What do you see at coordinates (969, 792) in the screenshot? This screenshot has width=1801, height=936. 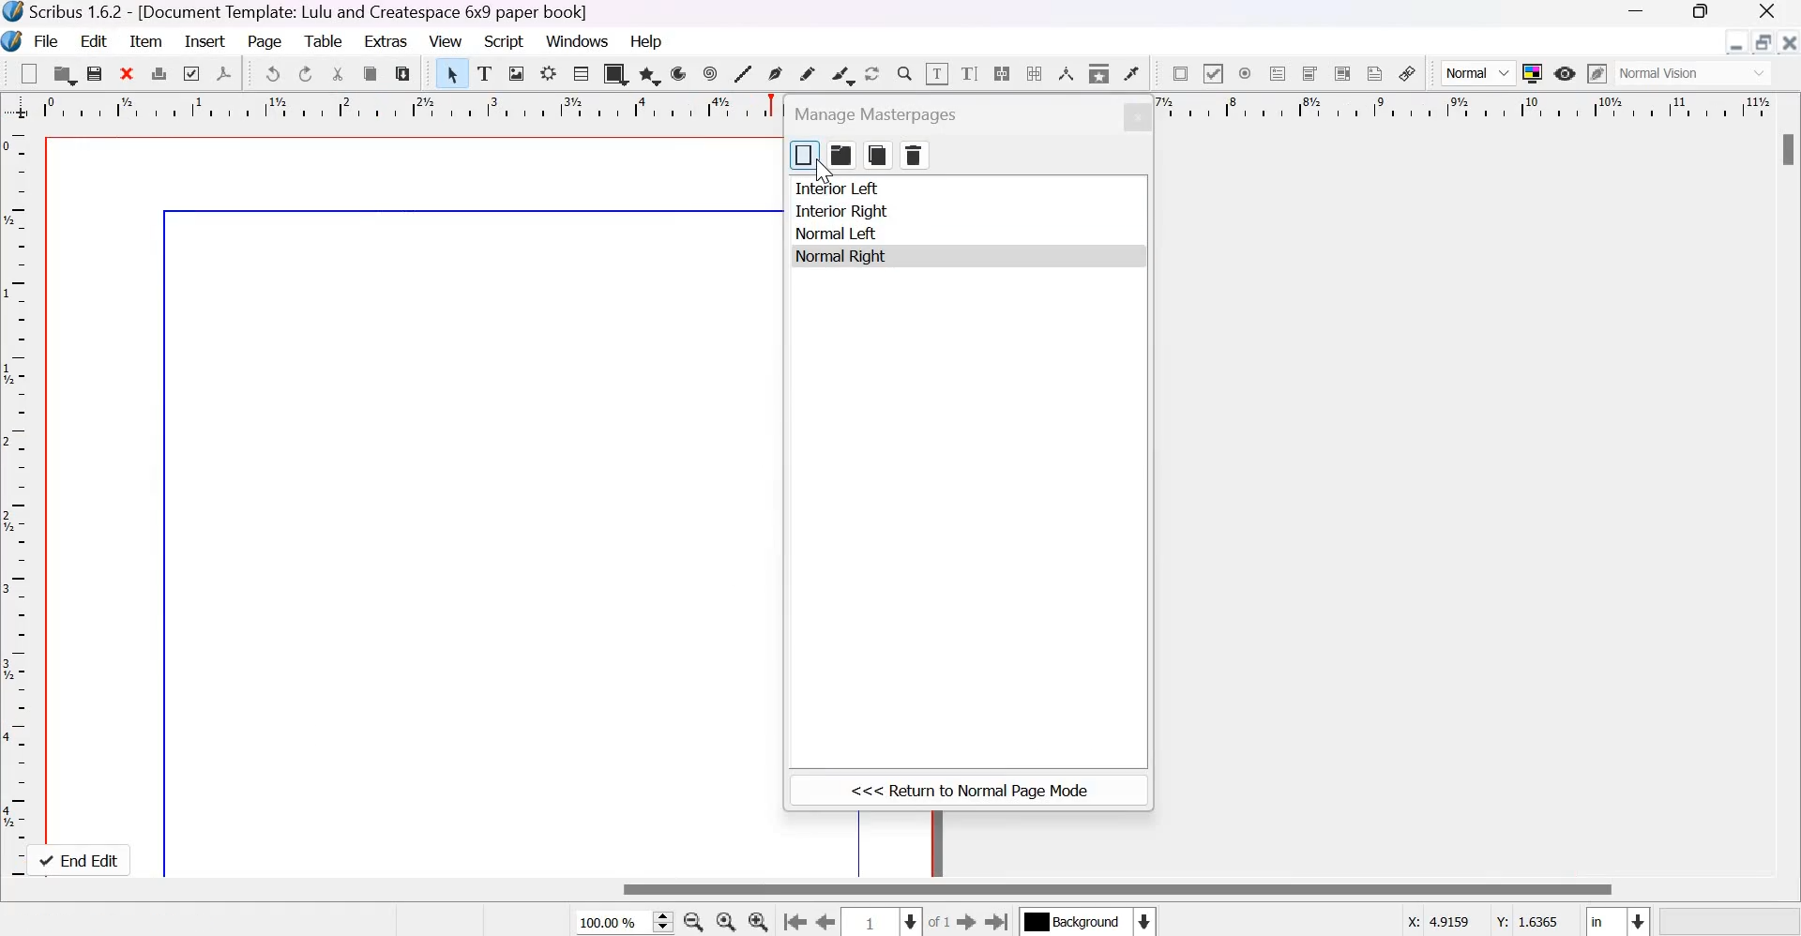 I see `return to normal page mode` at bounding box center [969, 792].